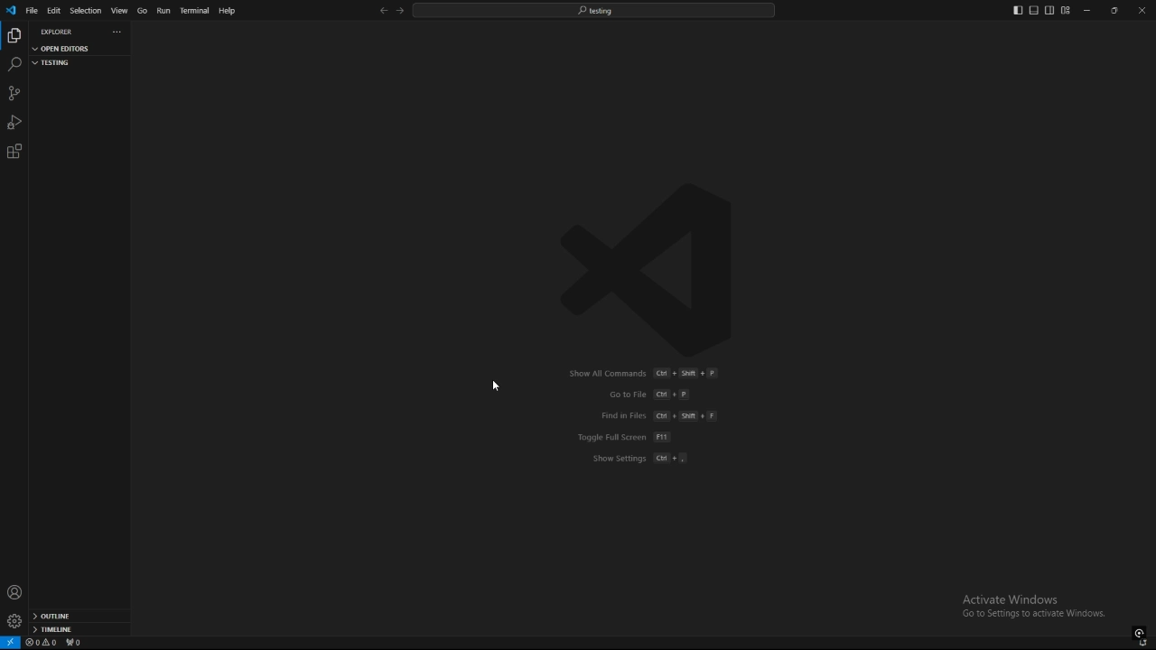  I want to click on Toggle Full Screen F11, so click(617, 437).